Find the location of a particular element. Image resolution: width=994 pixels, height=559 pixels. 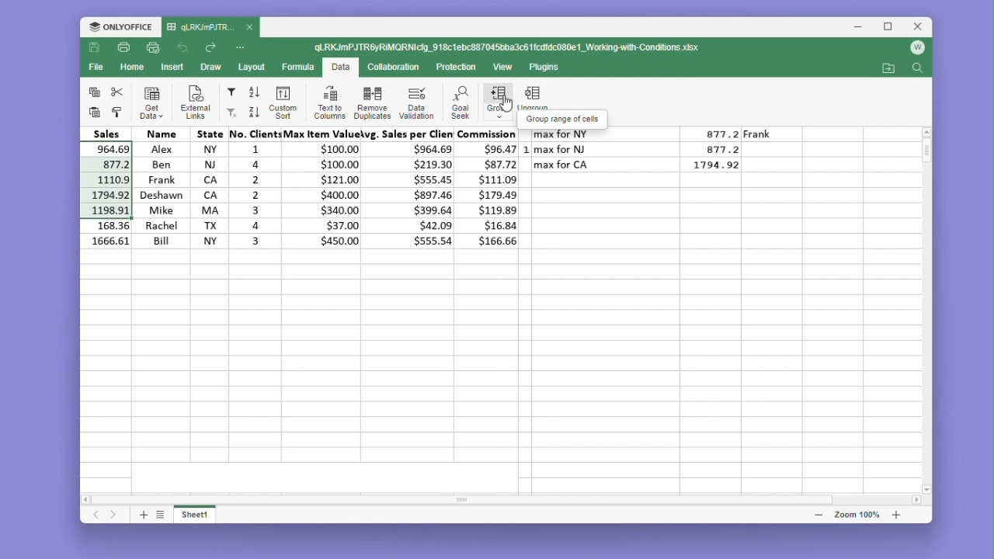

selected cells is located at coordinates (110, 180).